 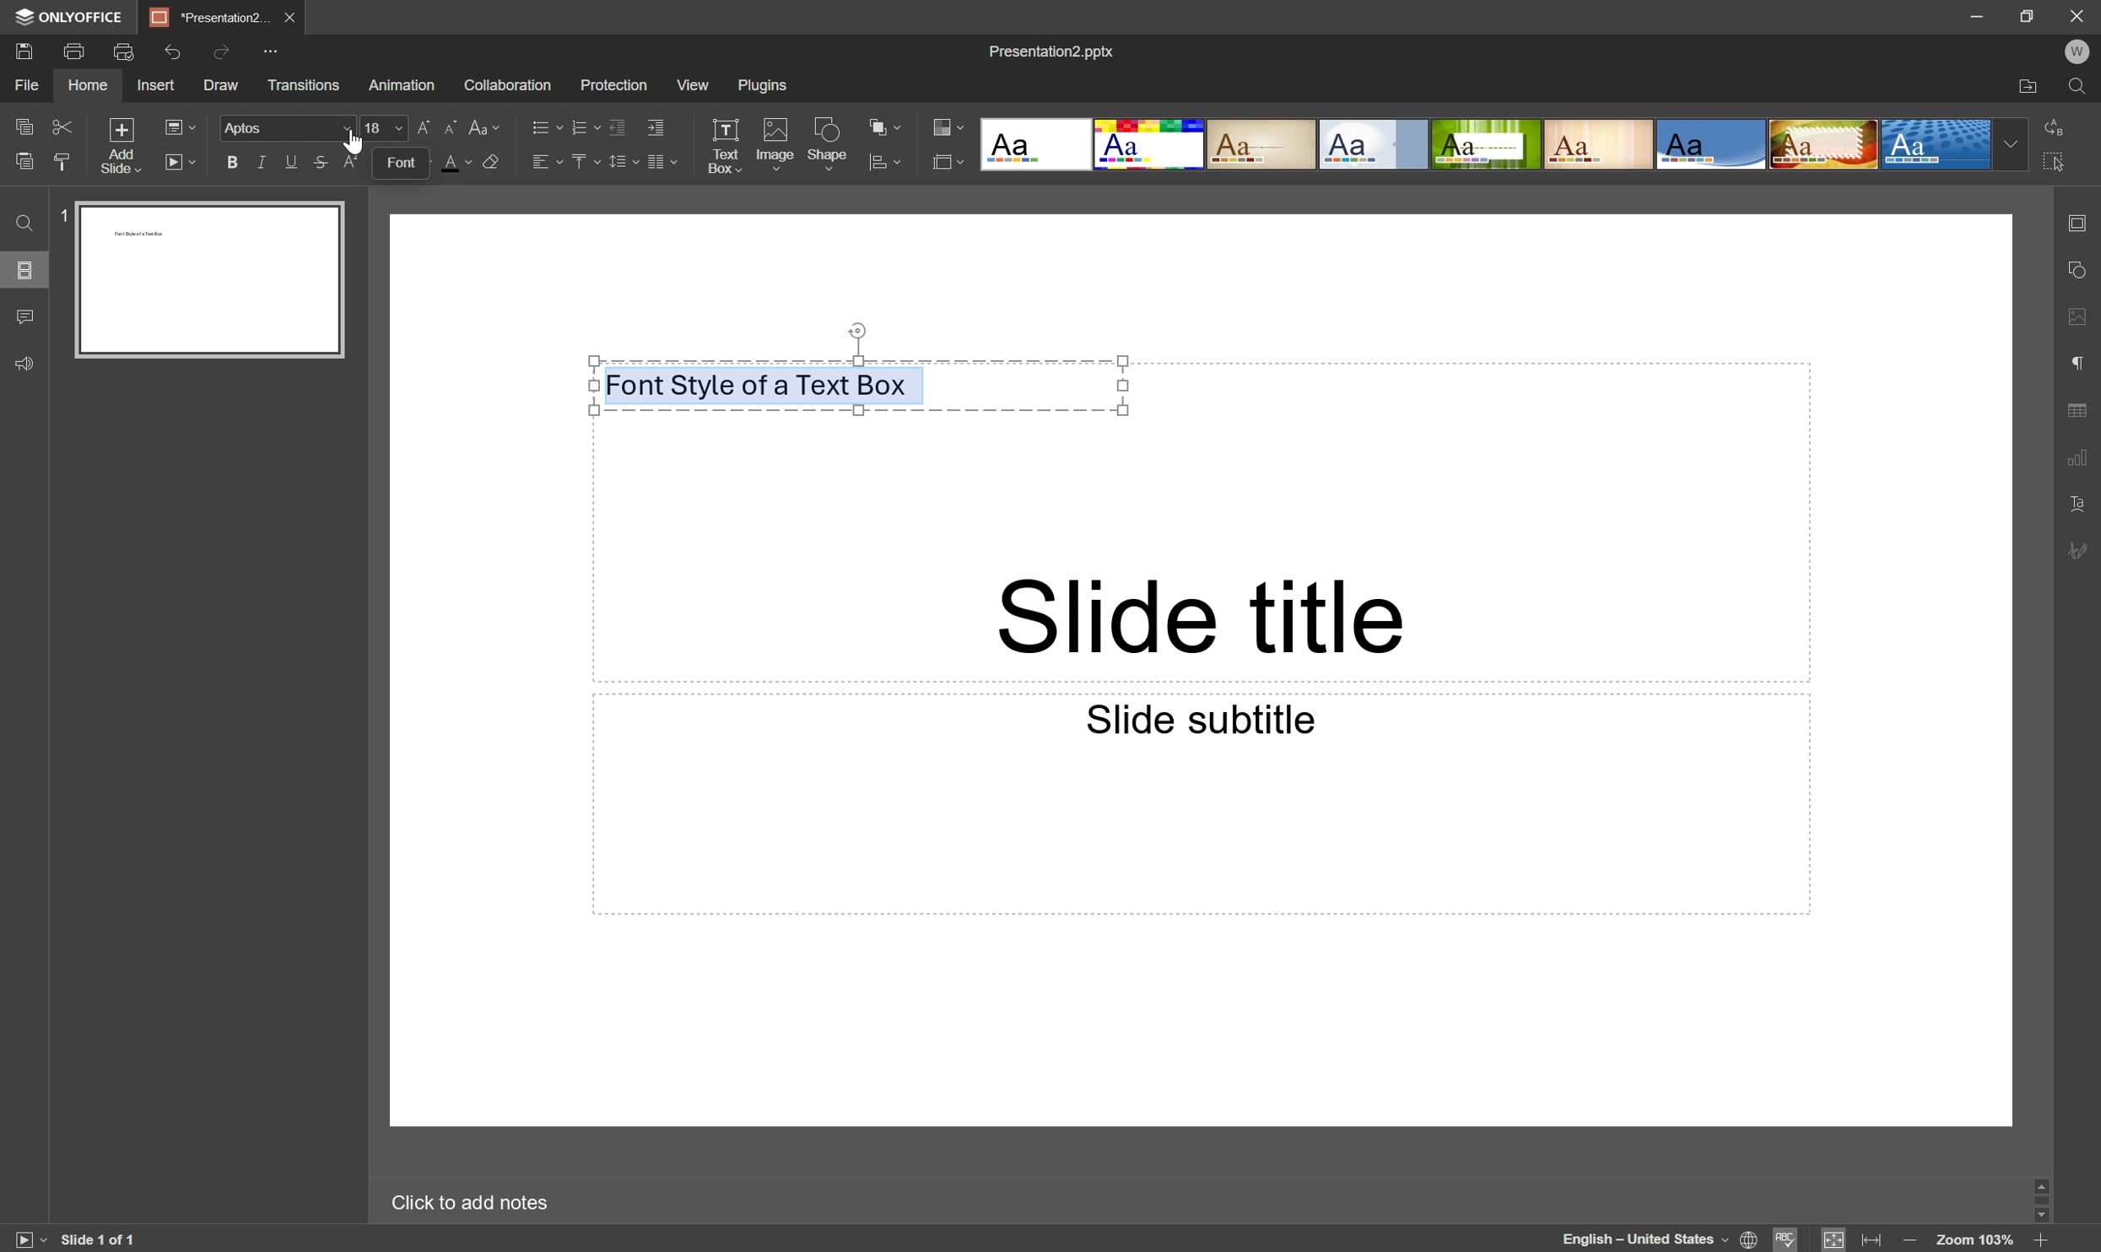 What do you see at coordinates (1787, 1239) in the screenshot?
I see `Spell Checking` at bounding box center [1787, 1239].